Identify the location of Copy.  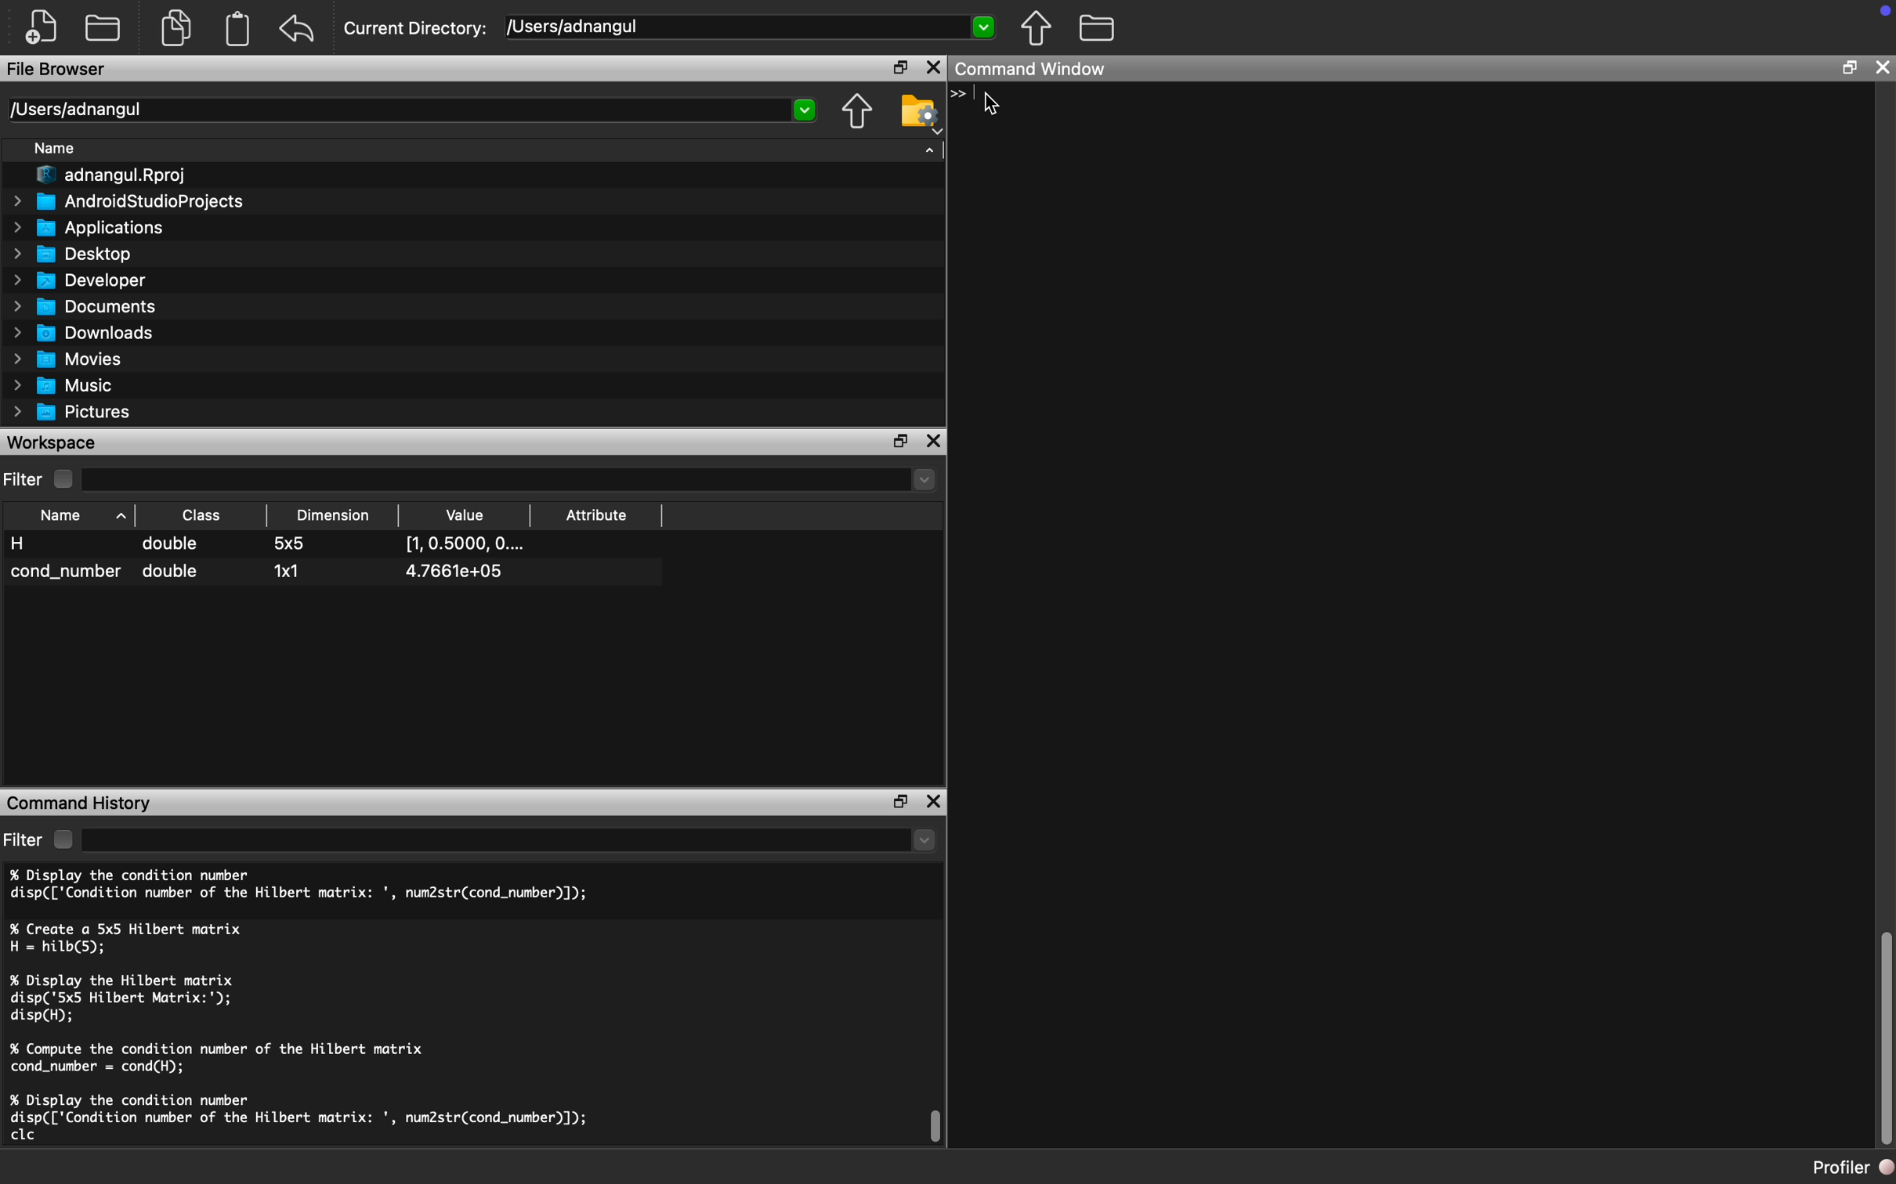
(175, 25).